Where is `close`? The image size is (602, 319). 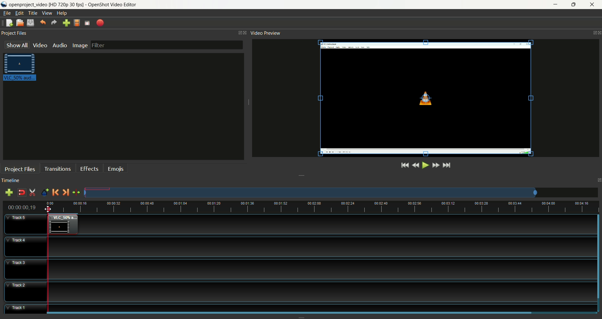
close is located at coordinates (594, 5).